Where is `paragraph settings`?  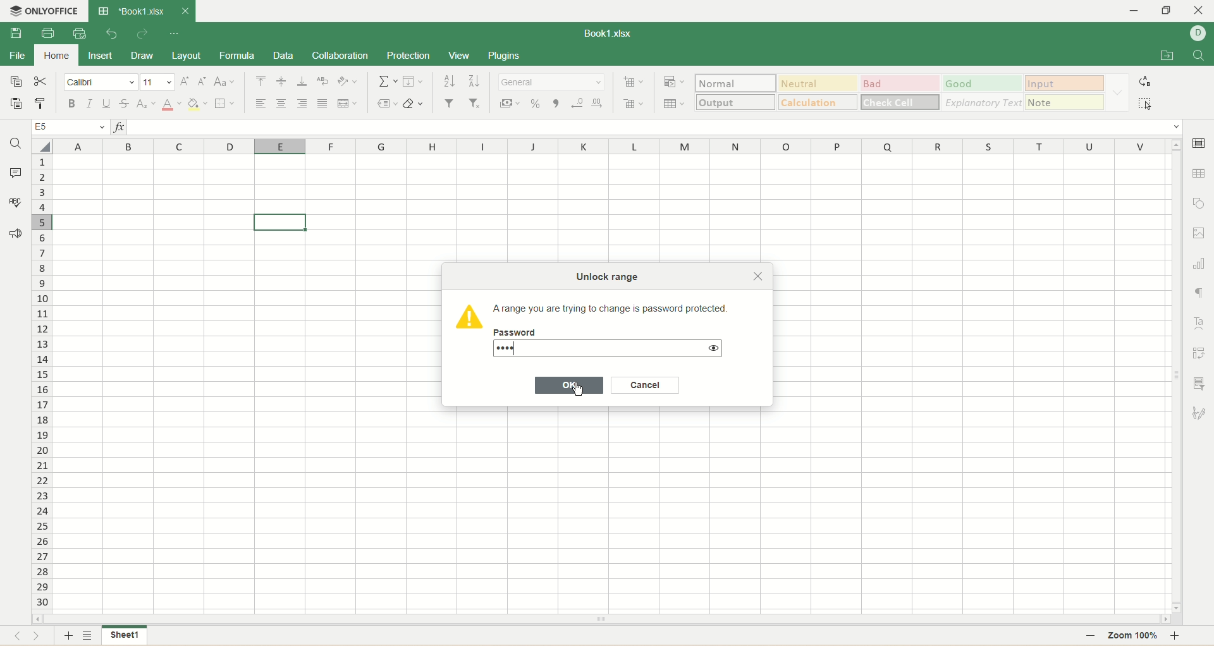
paragraph settings is located at coordinates (1200, 295).